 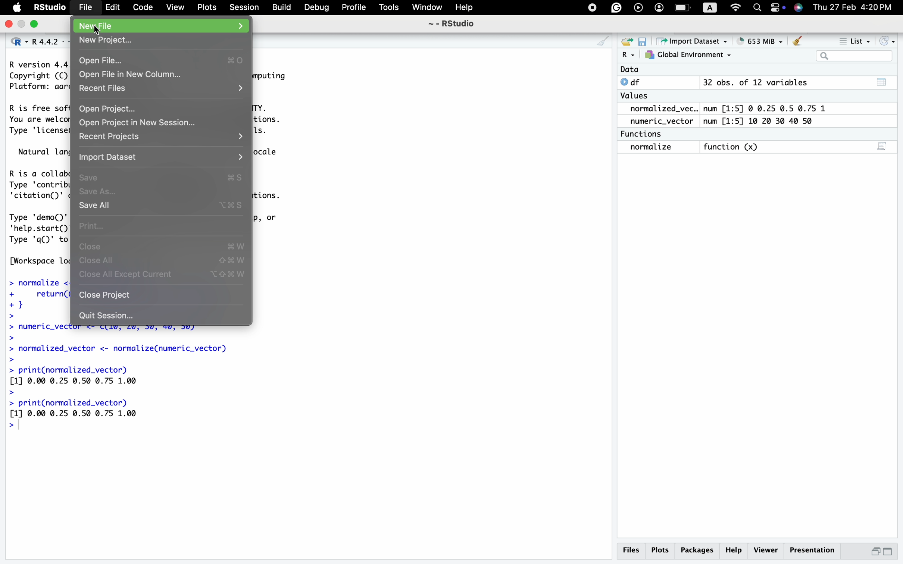 I want to click on List, so click(x=856, y=42).